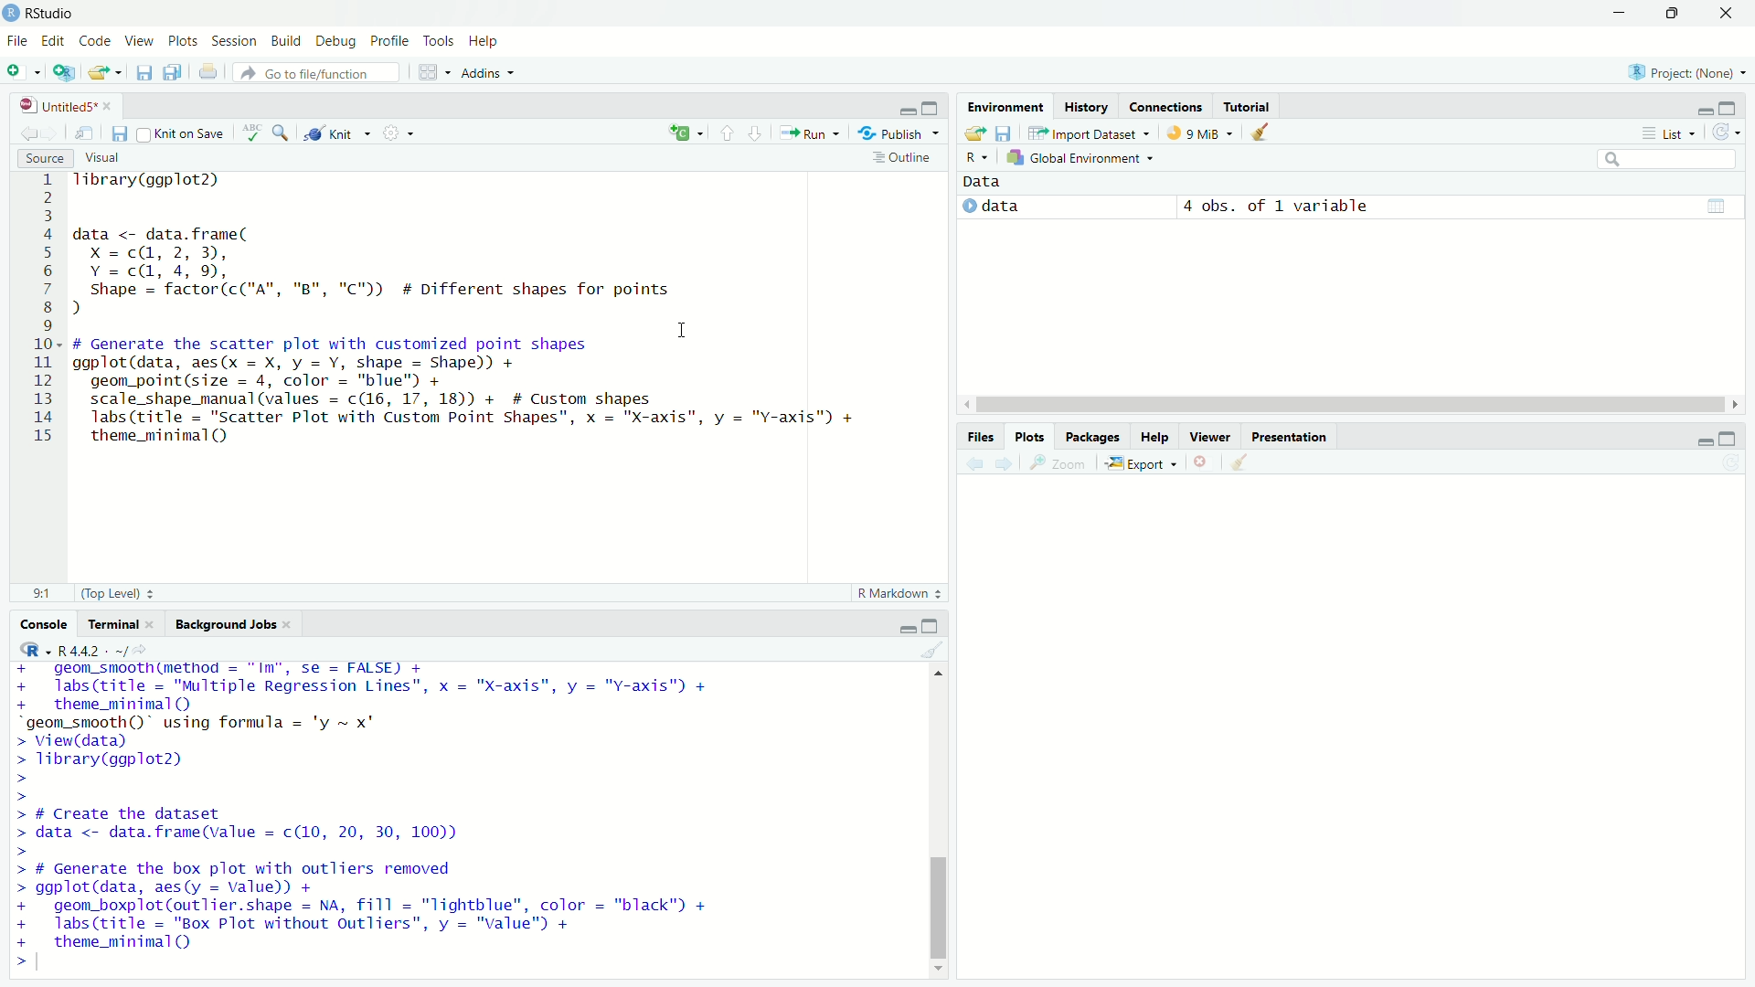 The image size is (1755, 987). Describe the element at coordinates (1351, 404) in the screenshot. I see `horizontal scroll bar` at that location.